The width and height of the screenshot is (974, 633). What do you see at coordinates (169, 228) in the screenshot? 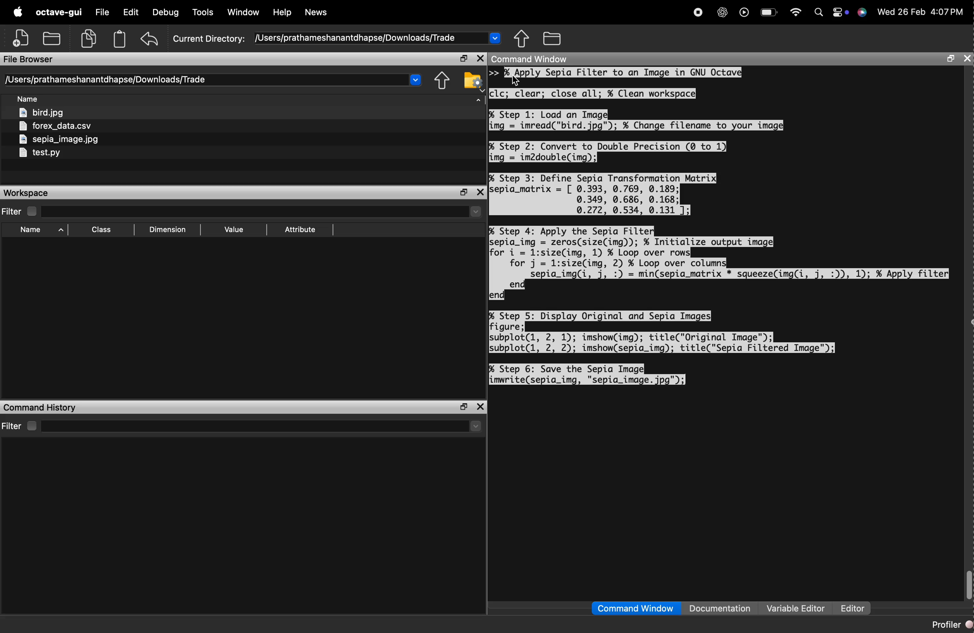
I see `Dimension` at bounding box center [169, 228].